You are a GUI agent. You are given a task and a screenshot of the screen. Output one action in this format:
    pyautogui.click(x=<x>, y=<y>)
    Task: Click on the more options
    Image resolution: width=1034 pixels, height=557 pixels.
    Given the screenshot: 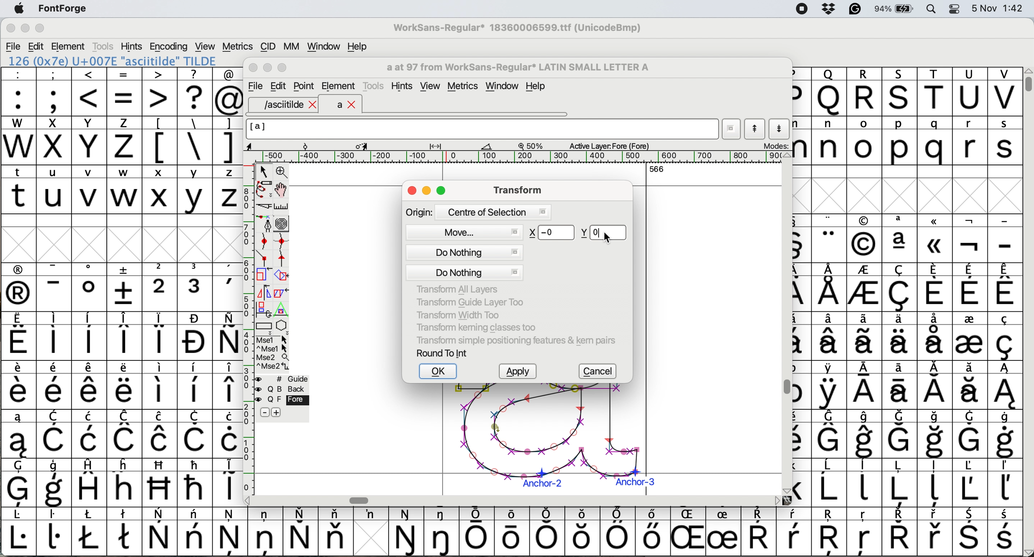 What is the action you would take?
    pyautogui.click(x=273, y=352)
    